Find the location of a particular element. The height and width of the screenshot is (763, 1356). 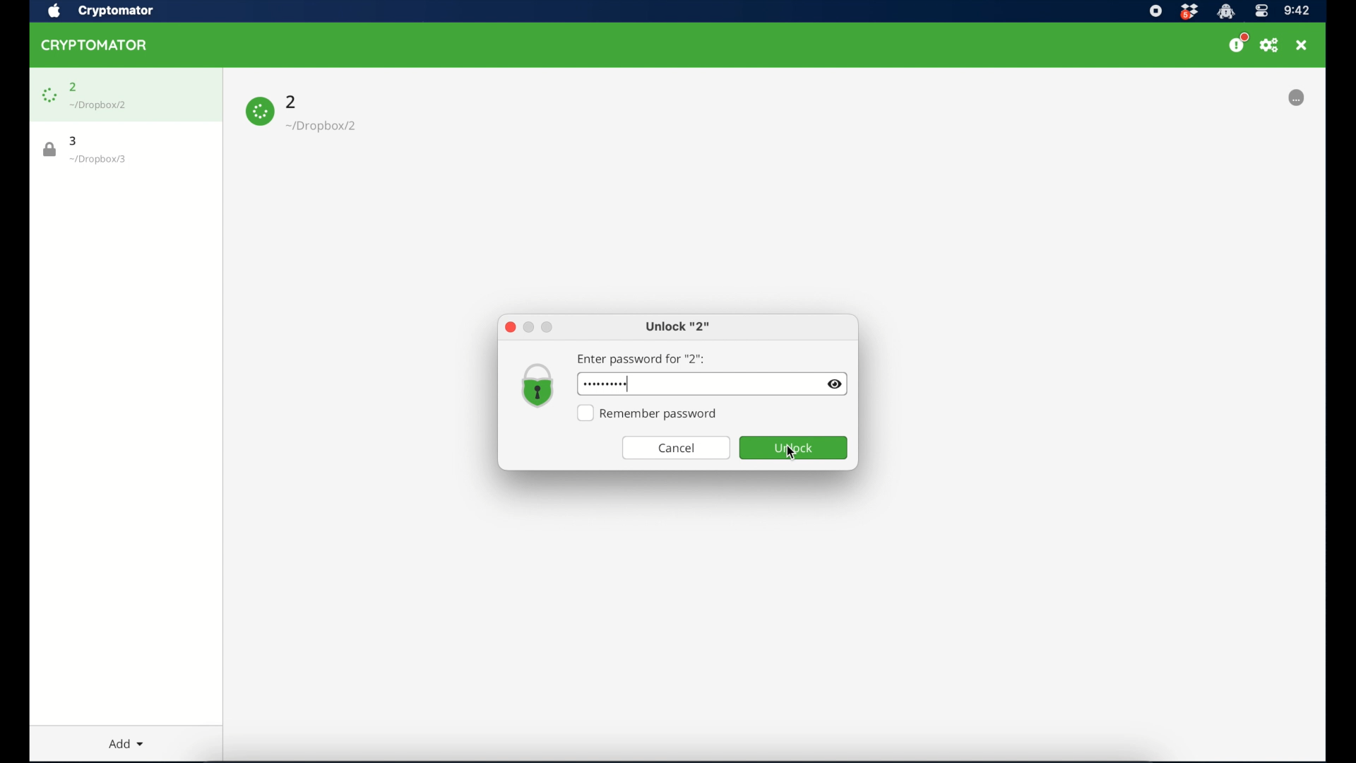

visibility toggle is located at coordinates (835, 385).